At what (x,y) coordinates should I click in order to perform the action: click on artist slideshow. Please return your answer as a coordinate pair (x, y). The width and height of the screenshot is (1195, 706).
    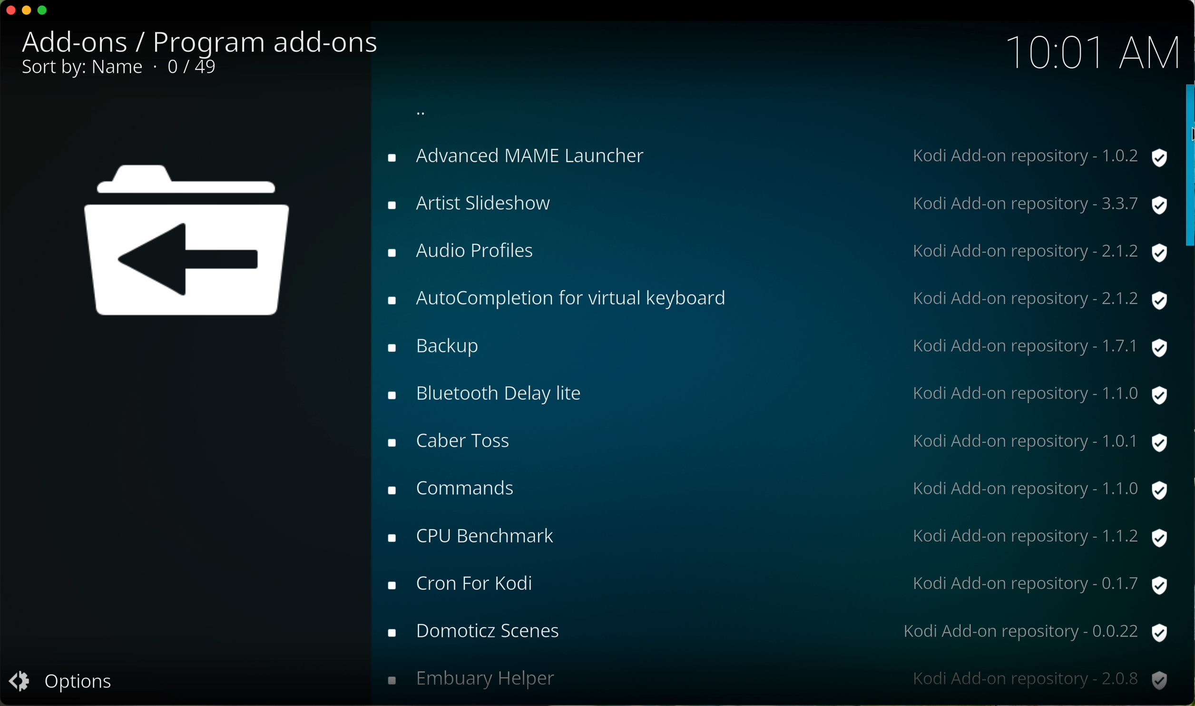
    Looking at the image, I should click on (775, 205).